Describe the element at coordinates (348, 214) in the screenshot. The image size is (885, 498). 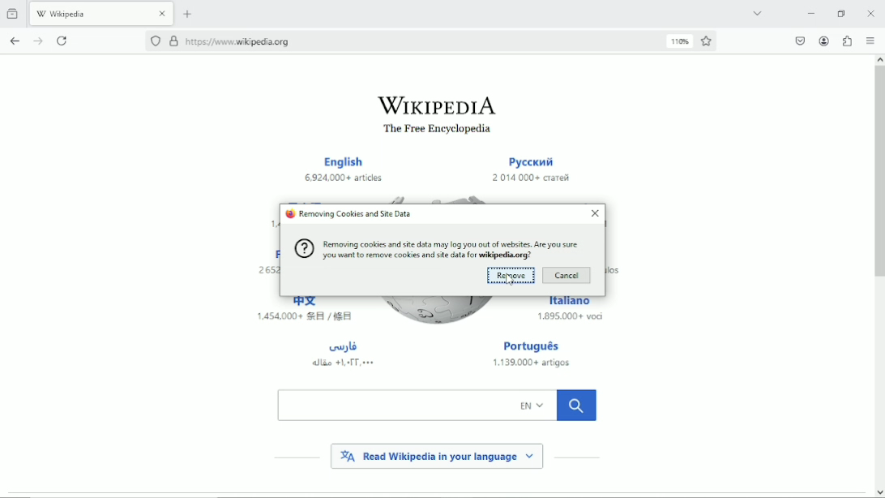
I see `removing cookies and site data` at that location.